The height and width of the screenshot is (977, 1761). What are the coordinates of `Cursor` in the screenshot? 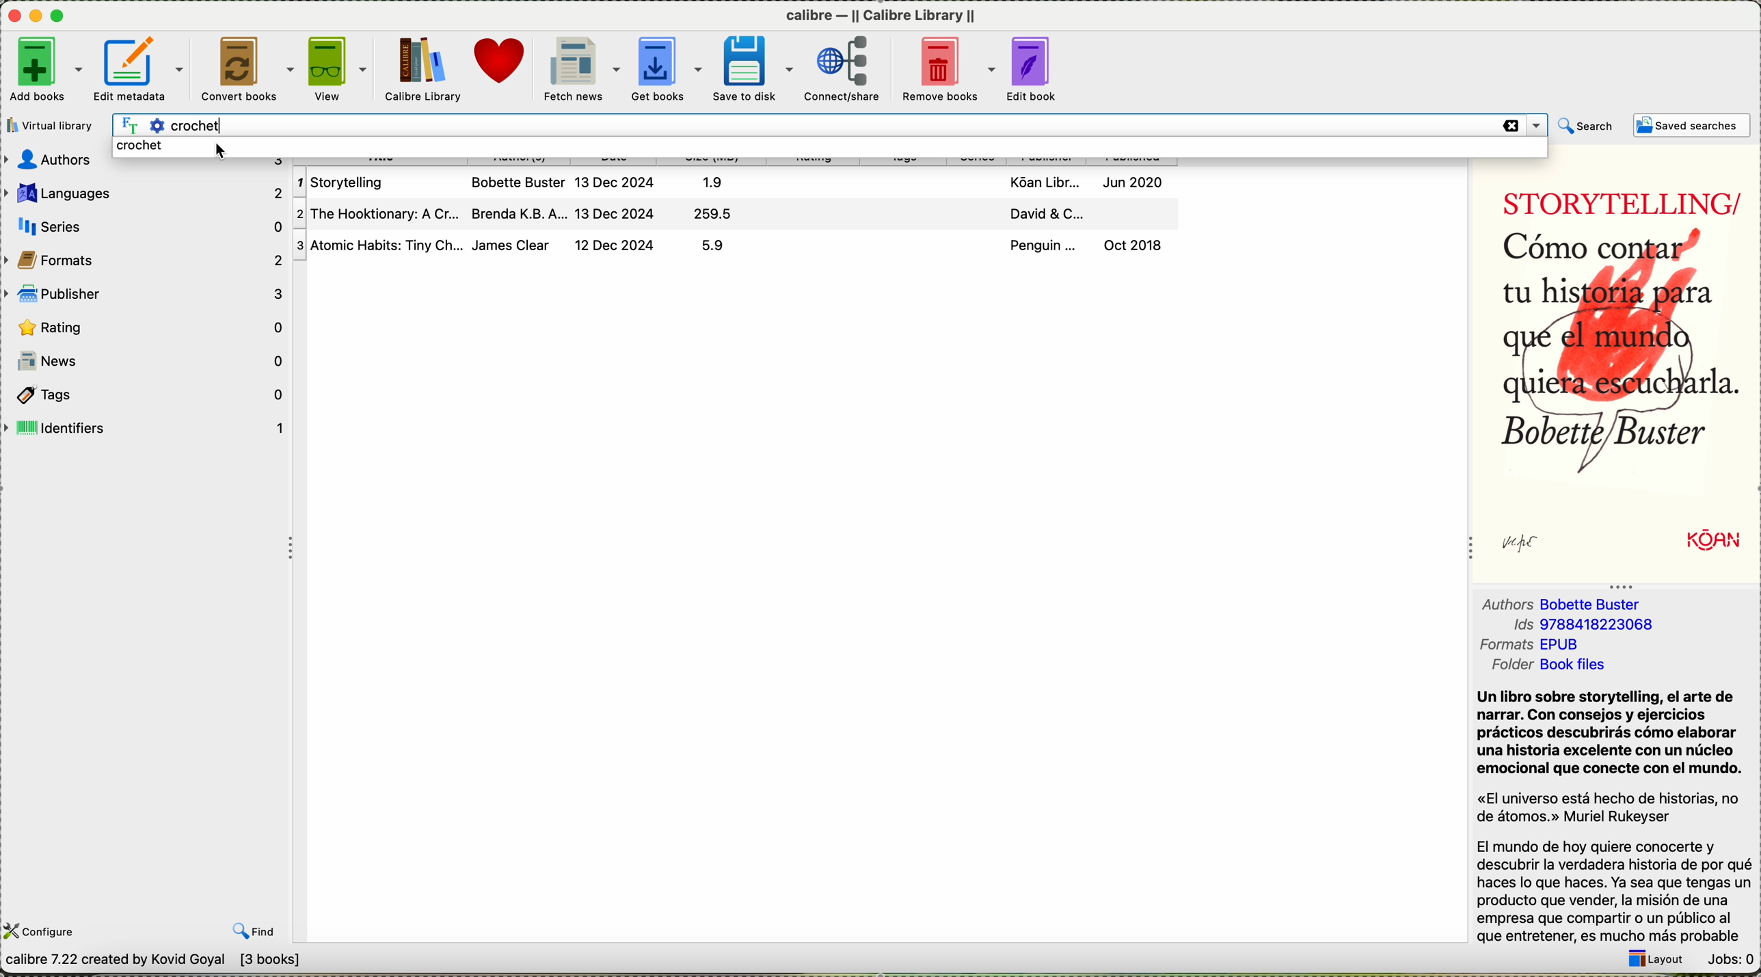 It's located at (230, 148).